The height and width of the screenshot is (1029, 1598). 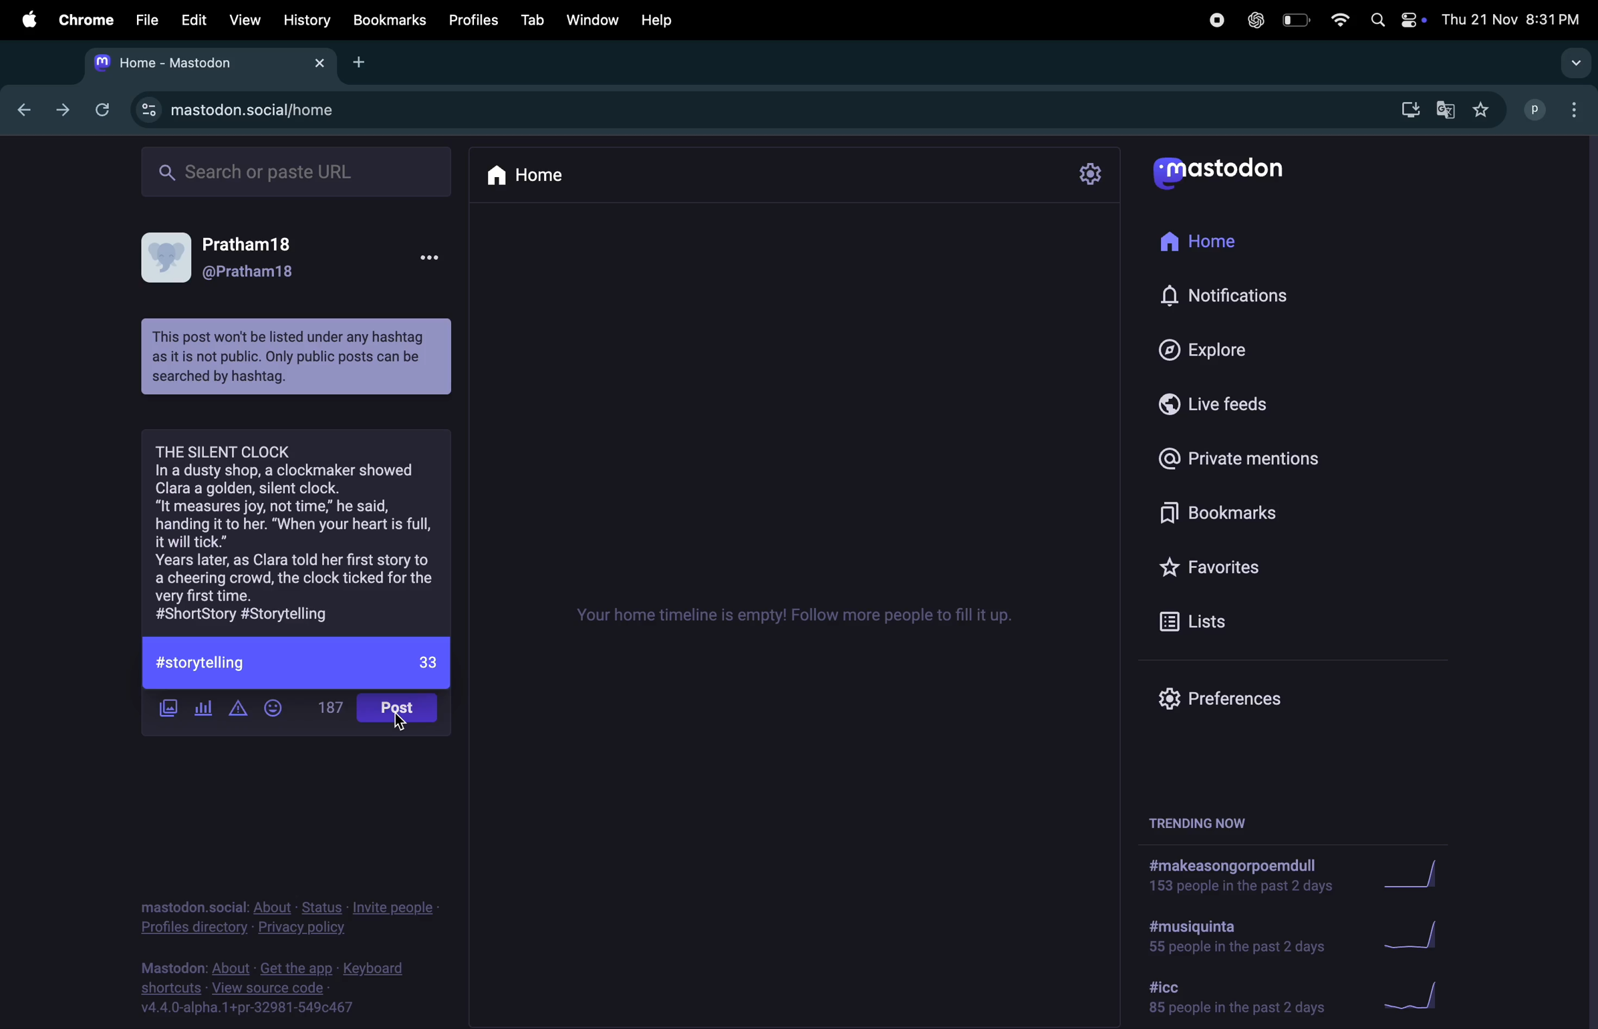 I want to click on chatgpt, so click(x=1254, y=20).